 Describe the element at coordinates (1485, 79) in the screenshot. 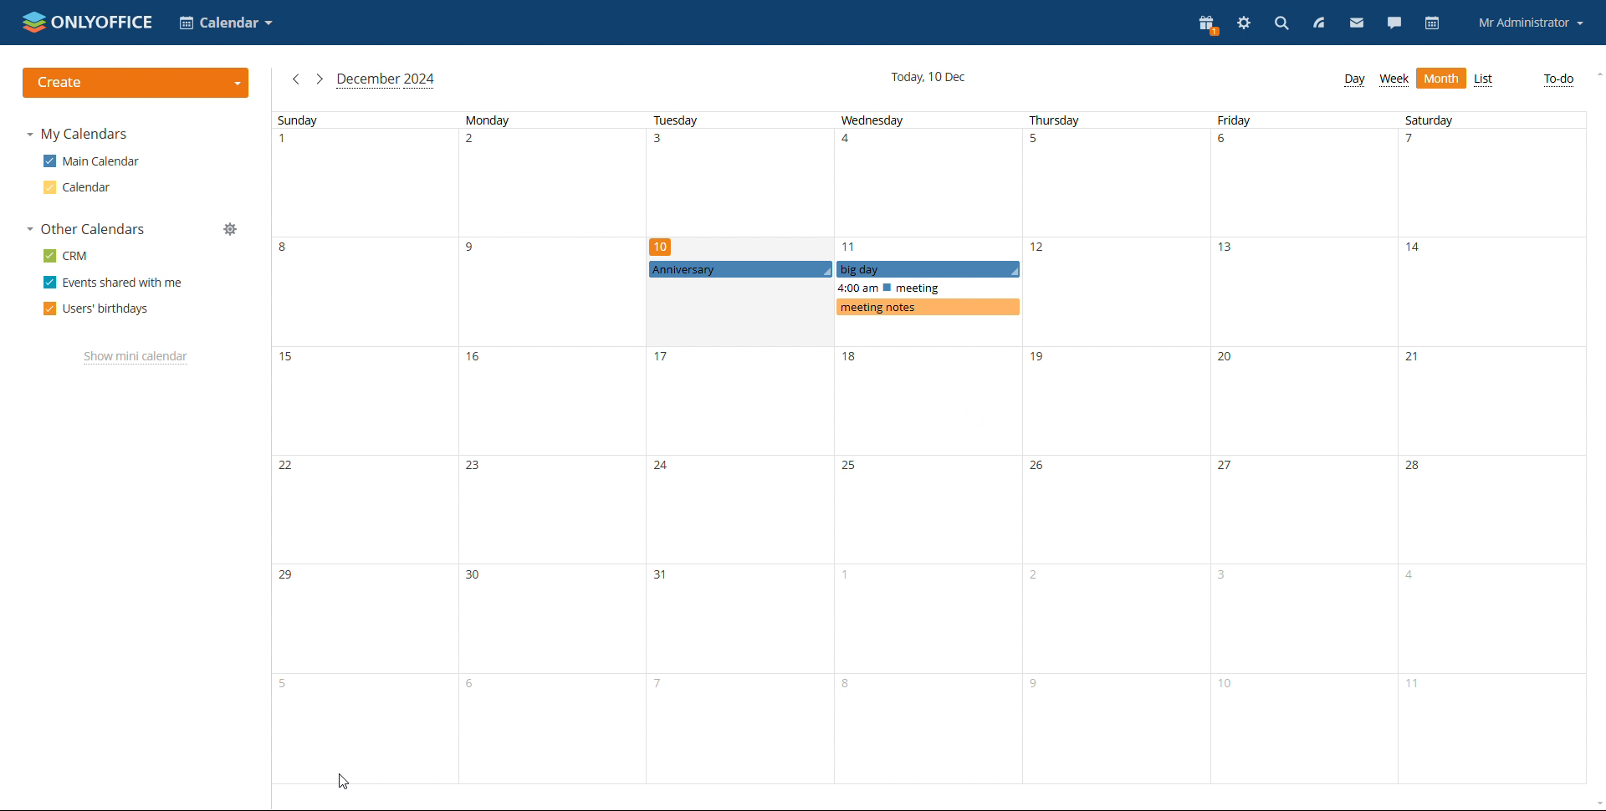

I see `list view` at that location.